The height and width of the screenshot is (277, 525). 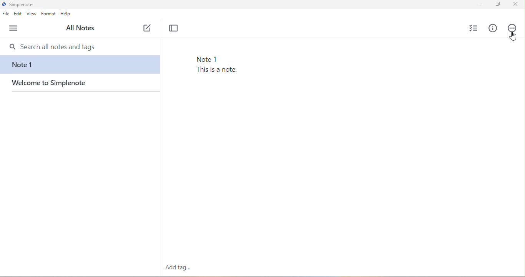 I want to click on welcome to simplenote, so click(x=81, y=85).